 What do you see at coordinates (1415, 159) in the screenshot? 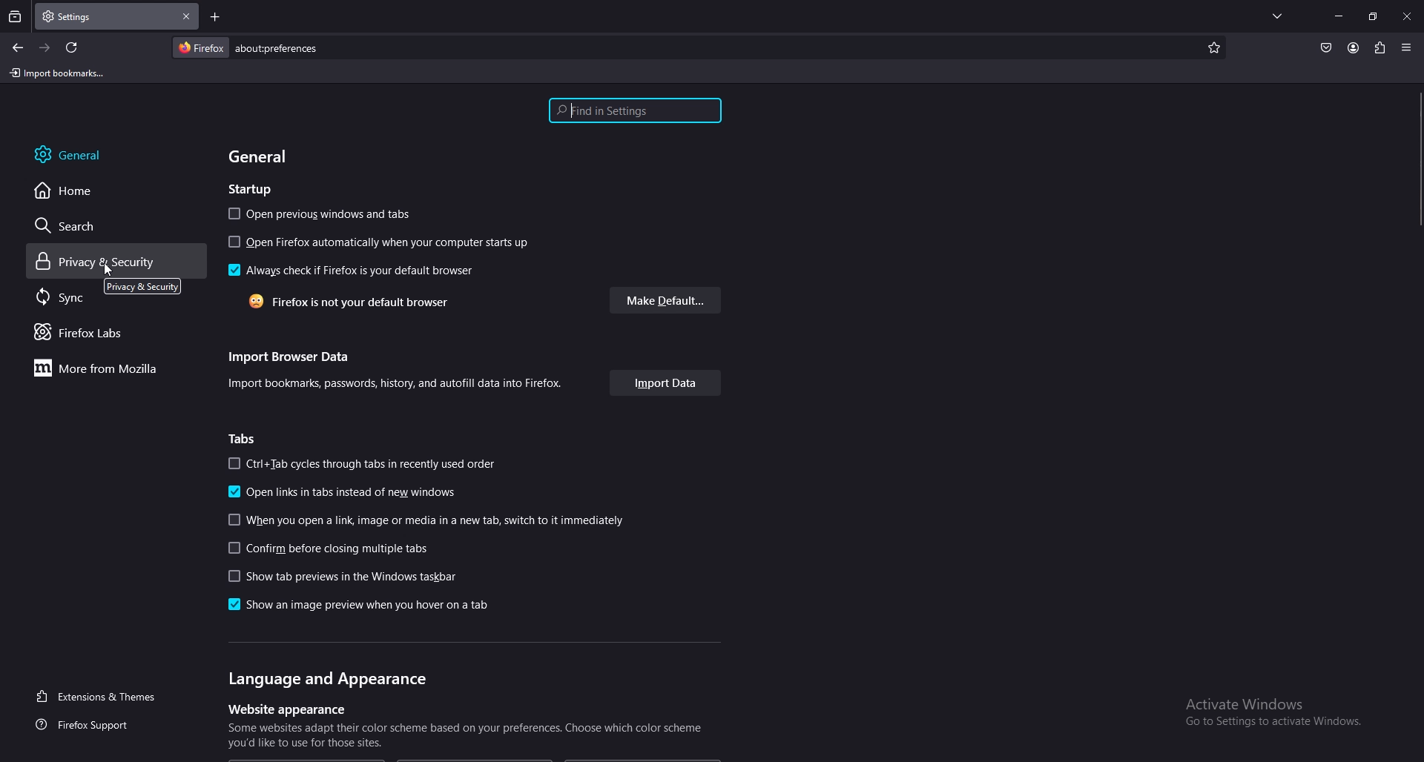
I see `scroll bar` at bounding box center [1415, 159].